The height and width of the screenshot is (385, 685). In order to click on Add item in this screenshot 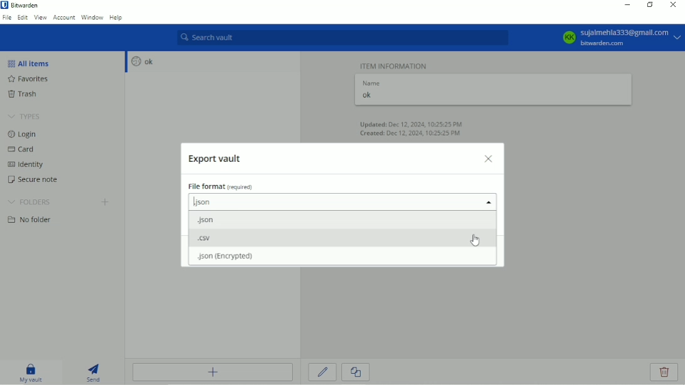, I will do `click(213, 372)`.